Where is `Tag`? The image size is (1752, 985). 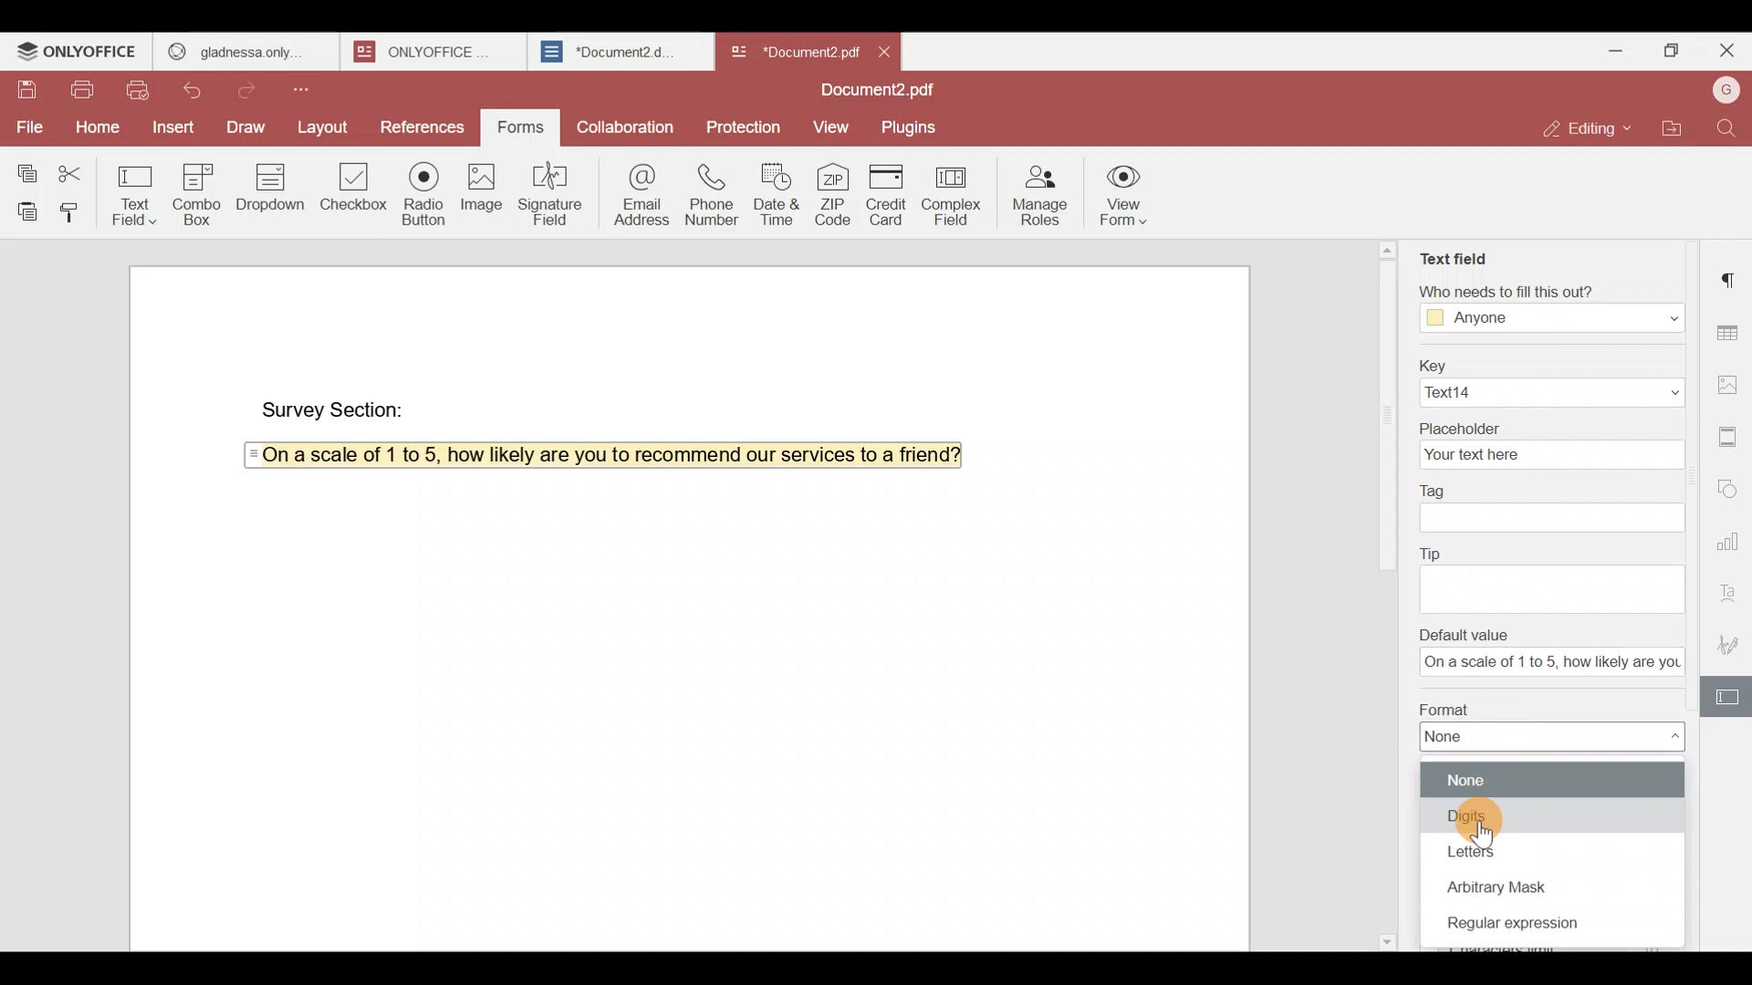
Tag is located at coordinates (1545, 487).